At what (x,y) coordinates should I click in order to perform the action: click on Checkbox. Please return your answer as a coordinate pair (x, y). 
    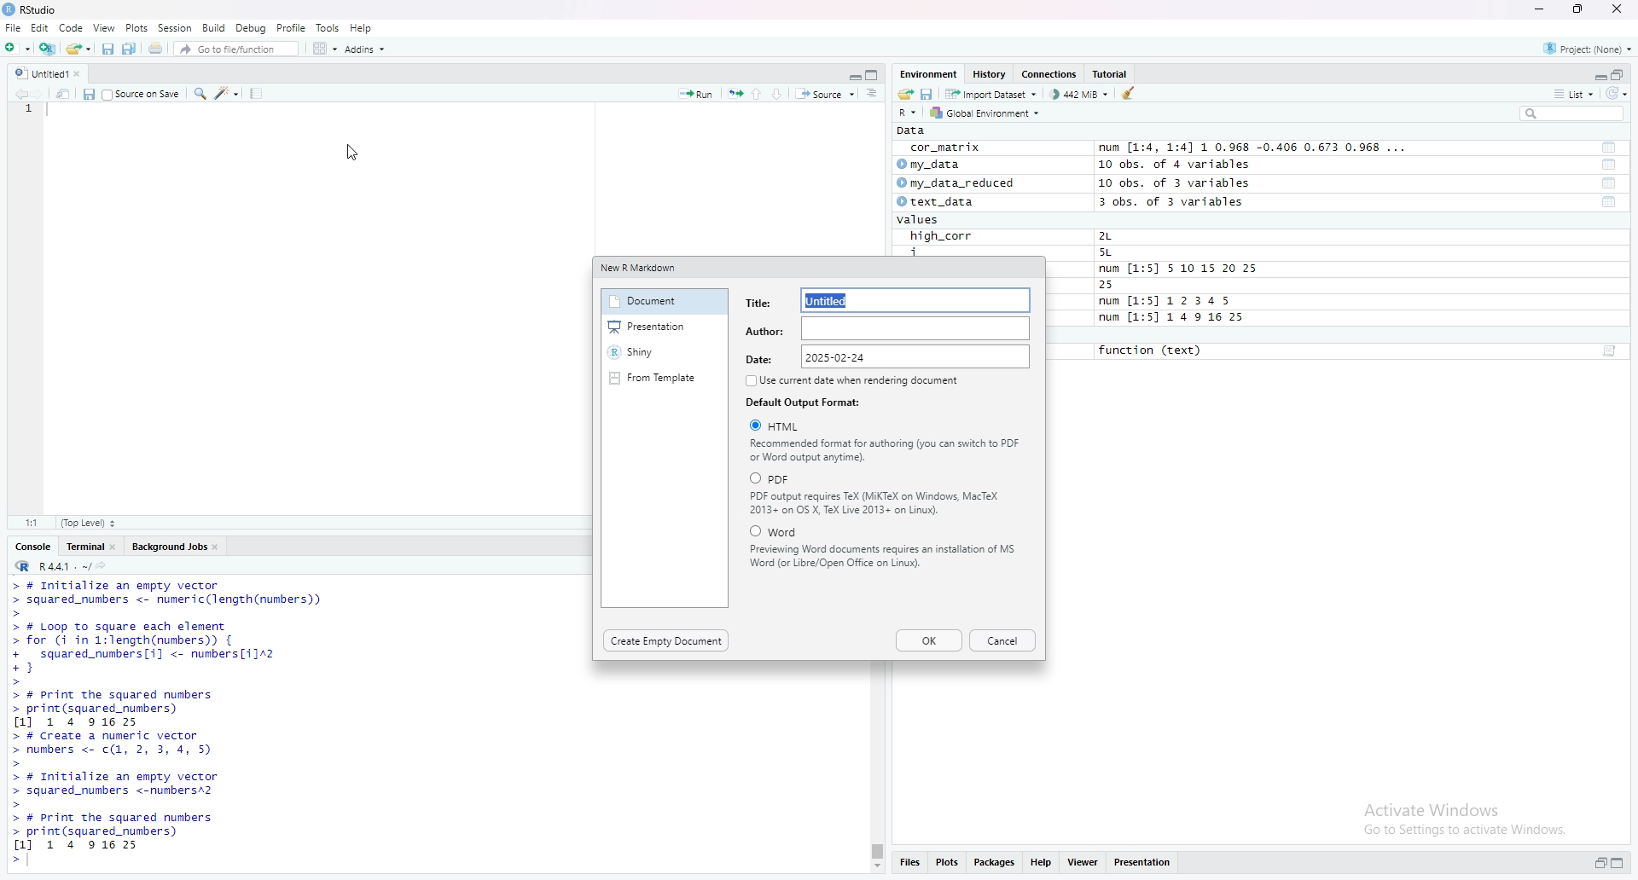
    Looking at the image, I should click on (752, 530).